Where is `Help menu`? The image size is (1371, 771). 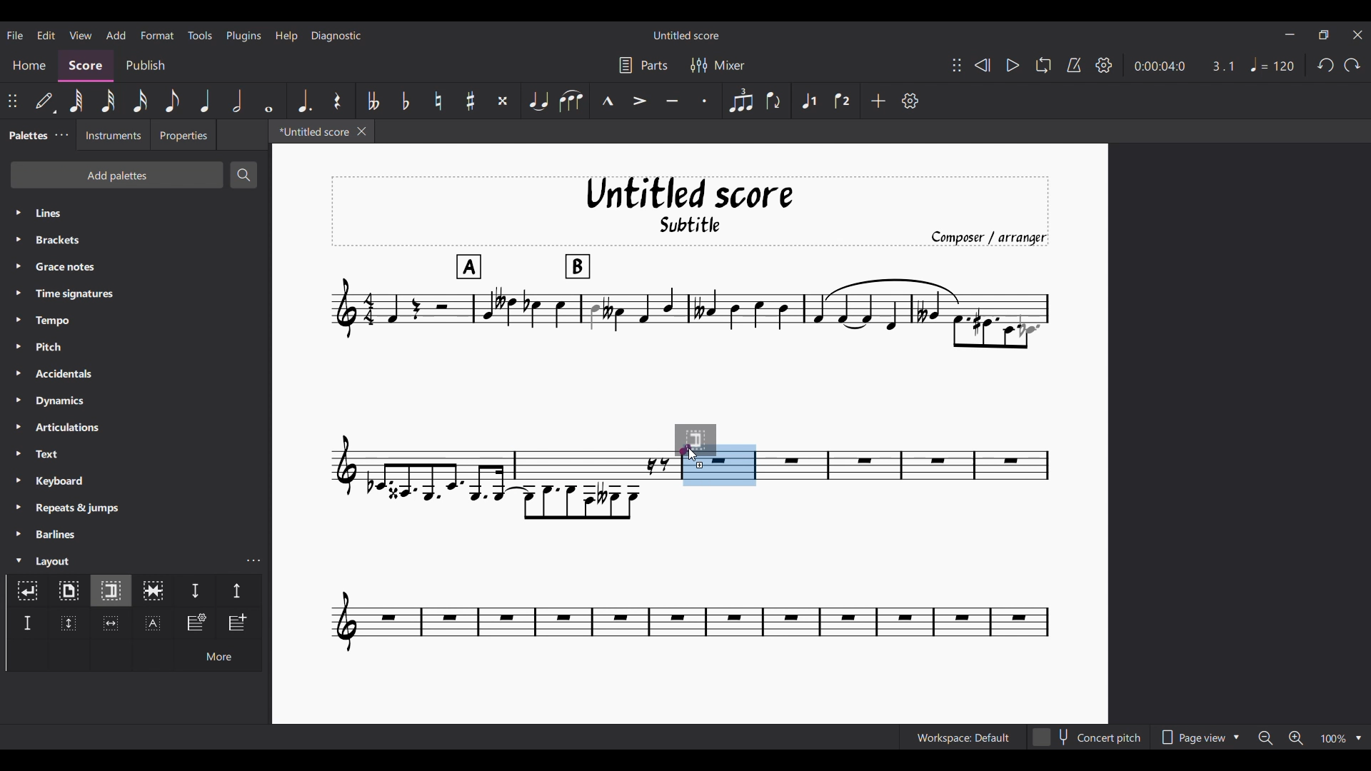
Help menu is located at coordinates (286, 36).